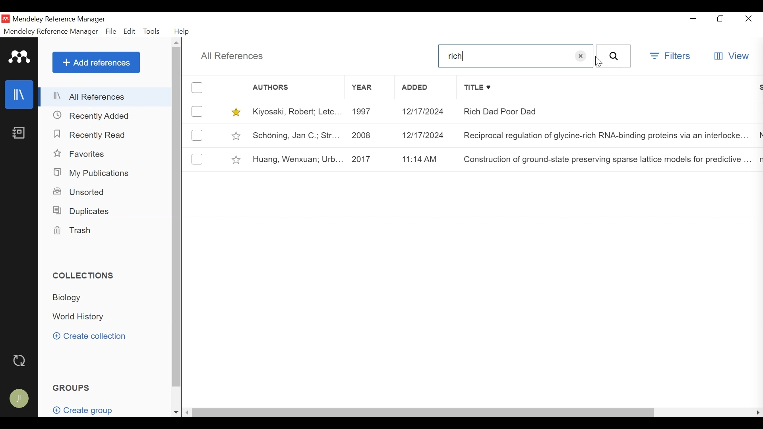 Image resolution: width=763 pixels, height=429 pixels. What do you see at coordinates (95, 116) in the screenshot?
I see `Recently Added` at bounding box center [95, 116].